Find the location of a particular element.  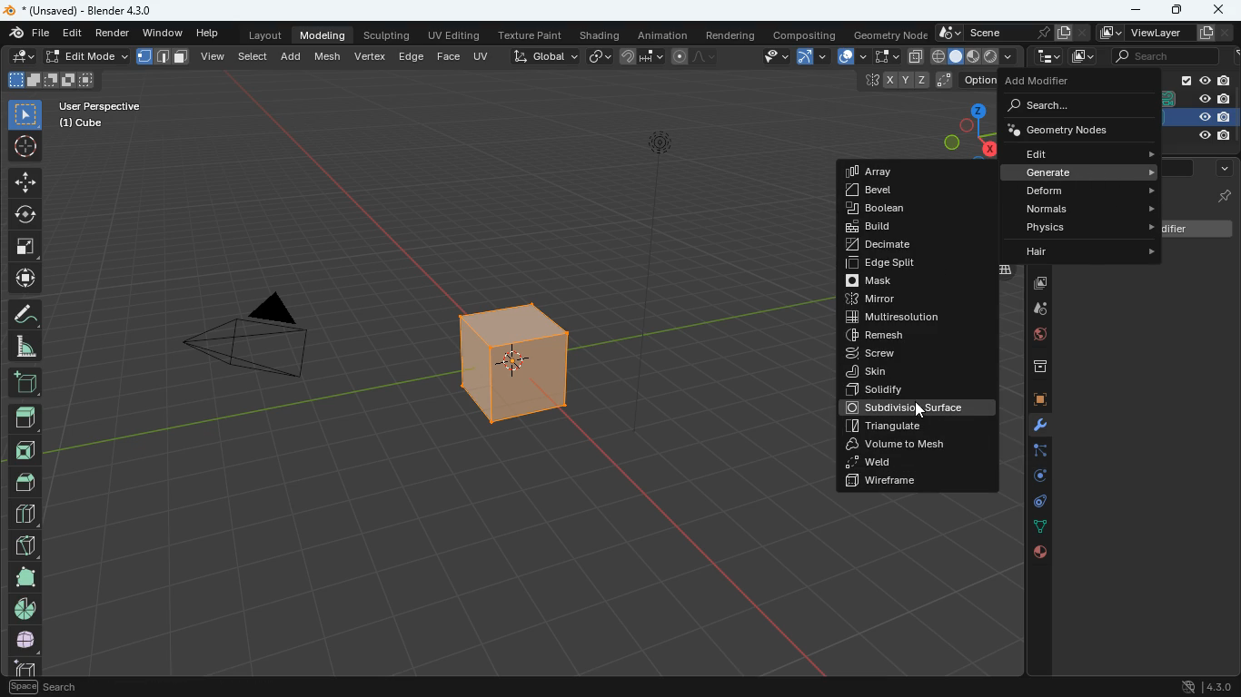

screw is located at coordinates (908, 355).